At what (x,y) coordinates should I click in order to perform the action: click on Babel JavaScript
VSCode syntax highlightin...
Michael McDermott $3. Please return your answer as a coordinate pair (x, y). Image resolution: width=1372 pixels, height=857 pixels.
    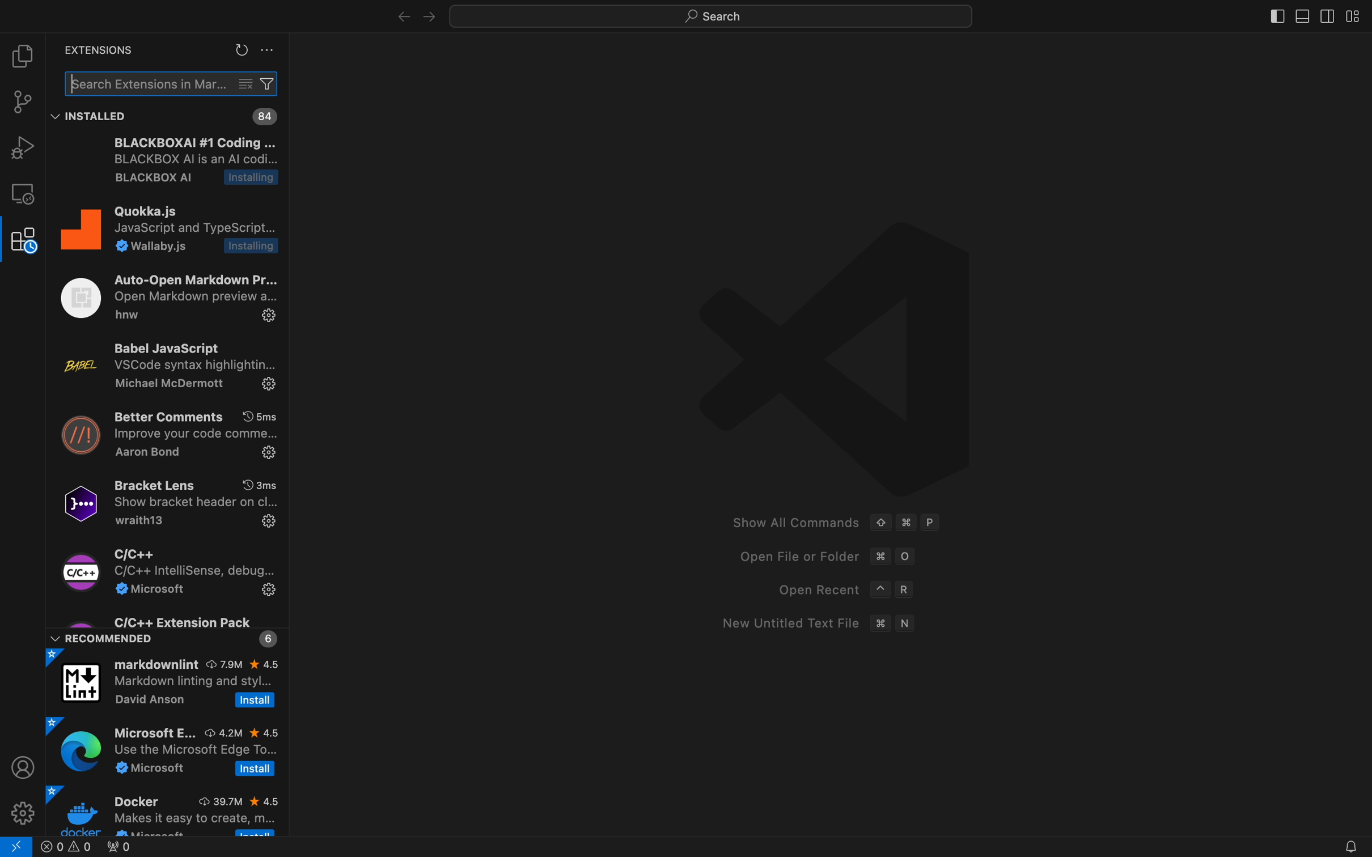
    Looking at the image, I should click on (167, 365).